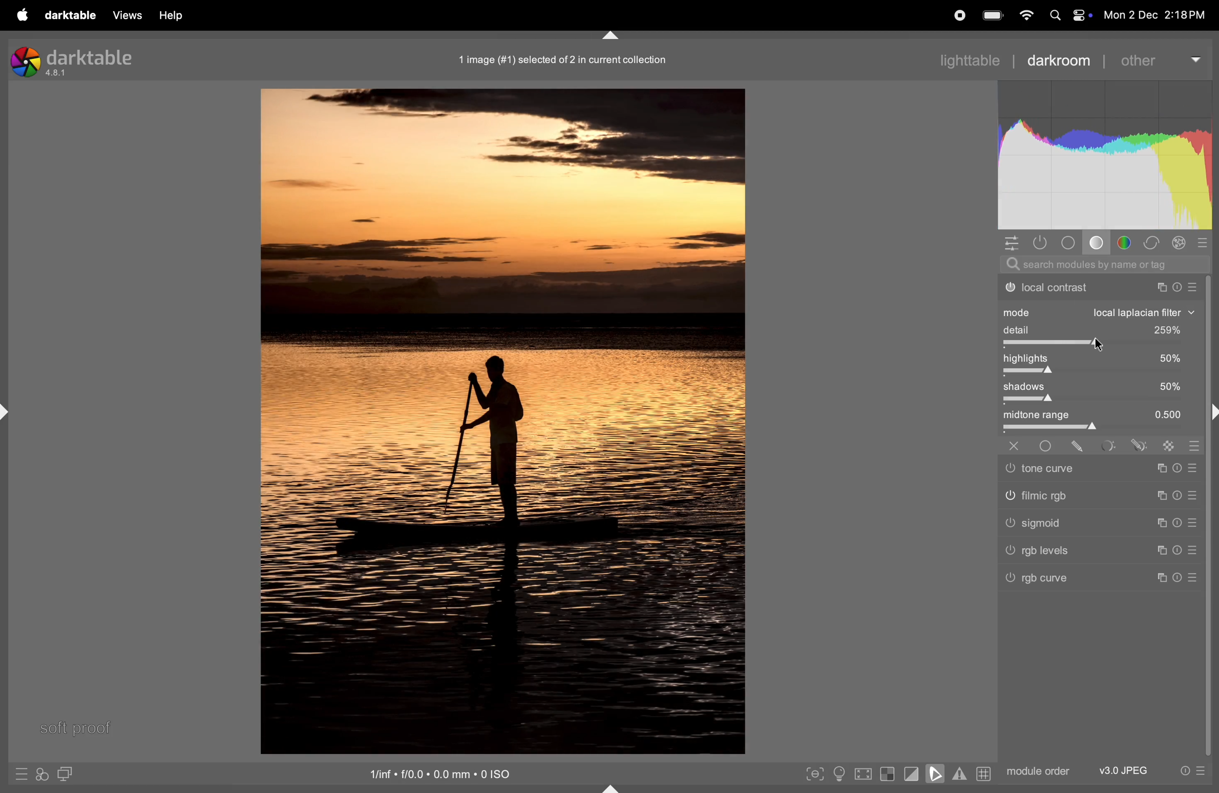 The height and width of the screenshot is (793, 1219). Describe the element at coordinates (1160, 549) in the screenshot. I see `sign ` at that location.